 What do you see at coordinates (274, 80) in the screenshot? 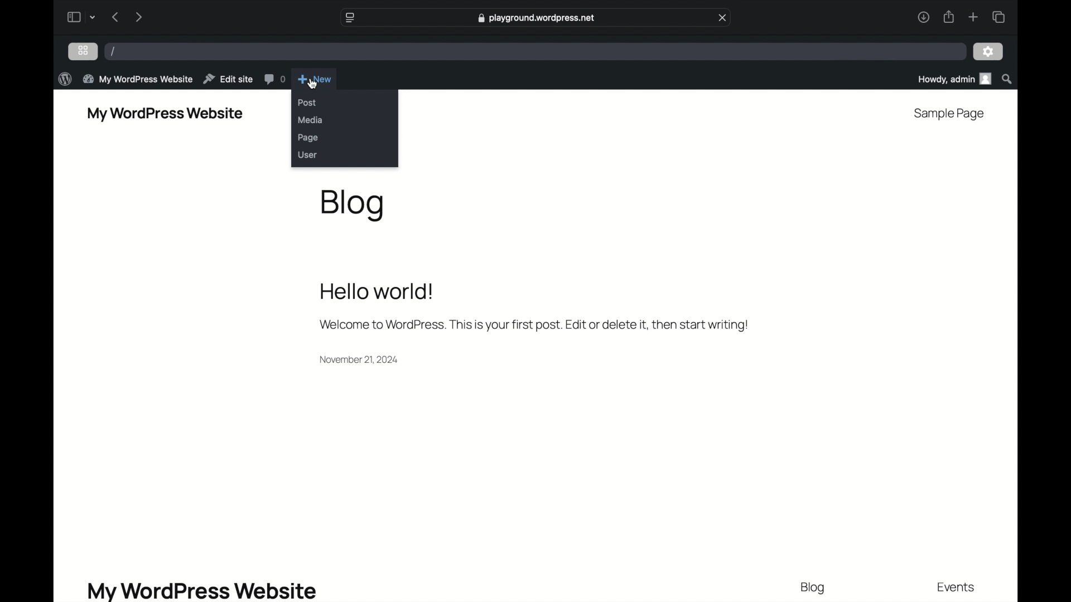
I see `comments` at bounding box center [274, 80].